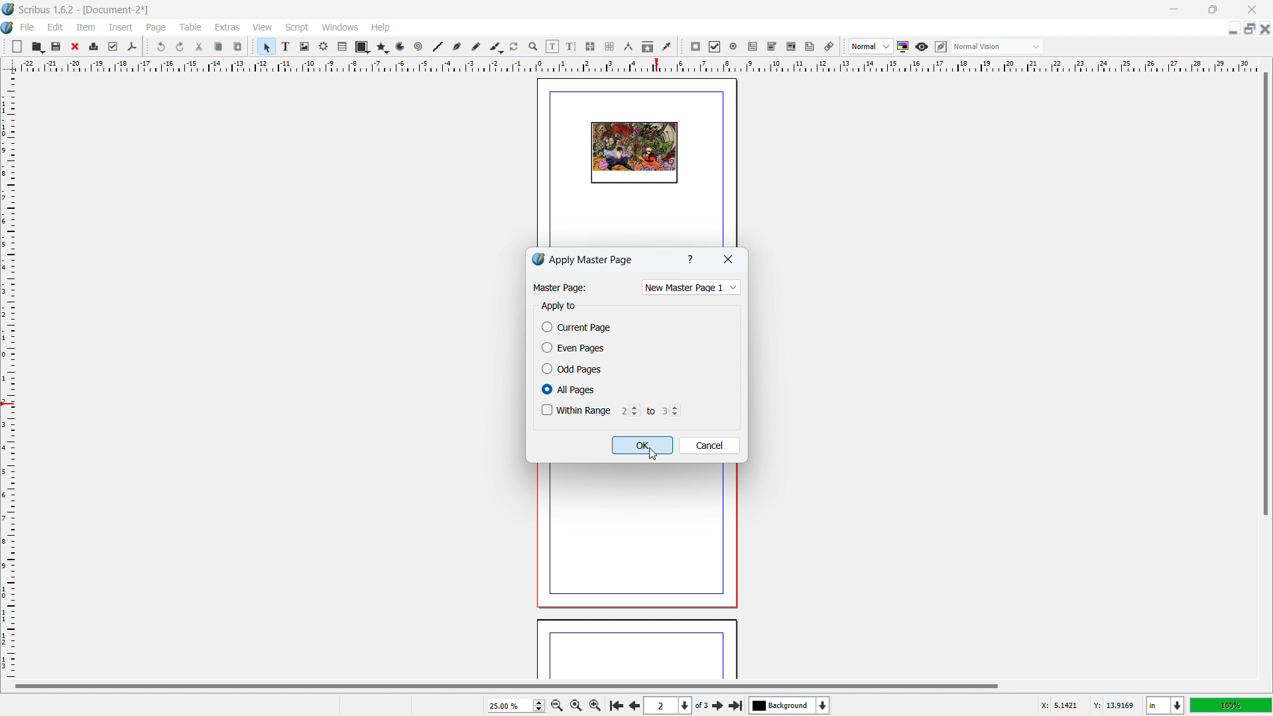 Image resolution: width=1273 pixels, height=716 pixels. I want to click on zoom level, so click(516, 705).